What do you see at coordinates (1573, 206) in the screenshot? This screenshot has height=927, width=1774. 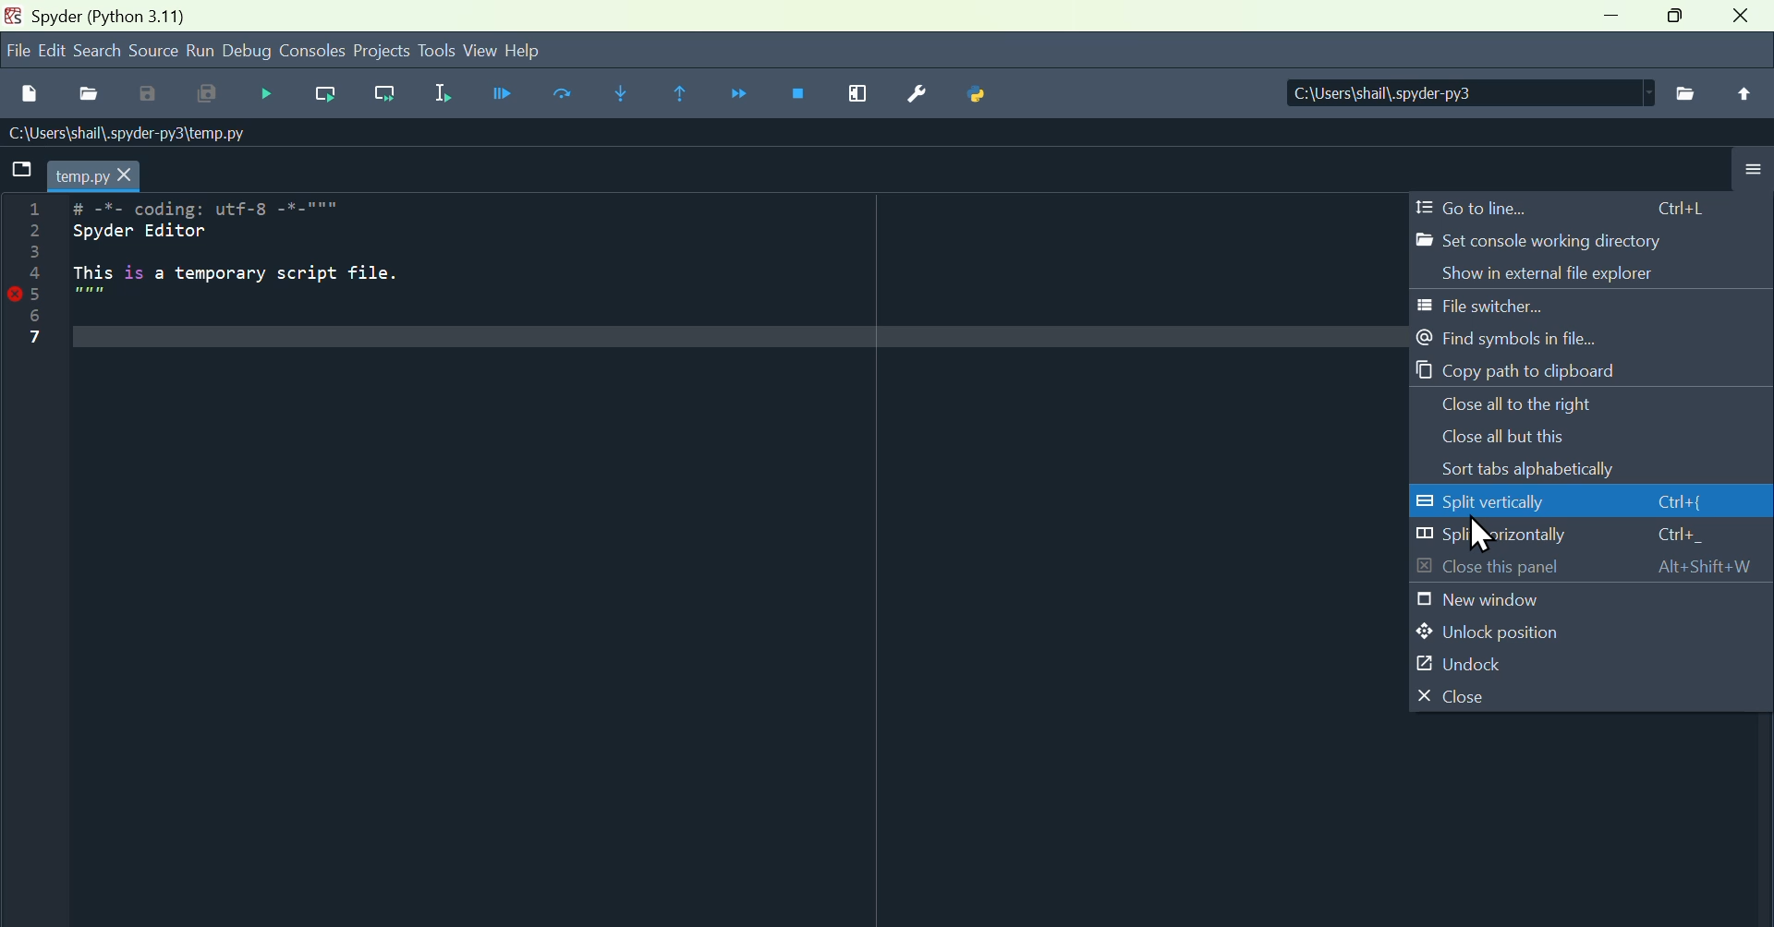 I see `Go to line` at bounding box center [1573, 206].